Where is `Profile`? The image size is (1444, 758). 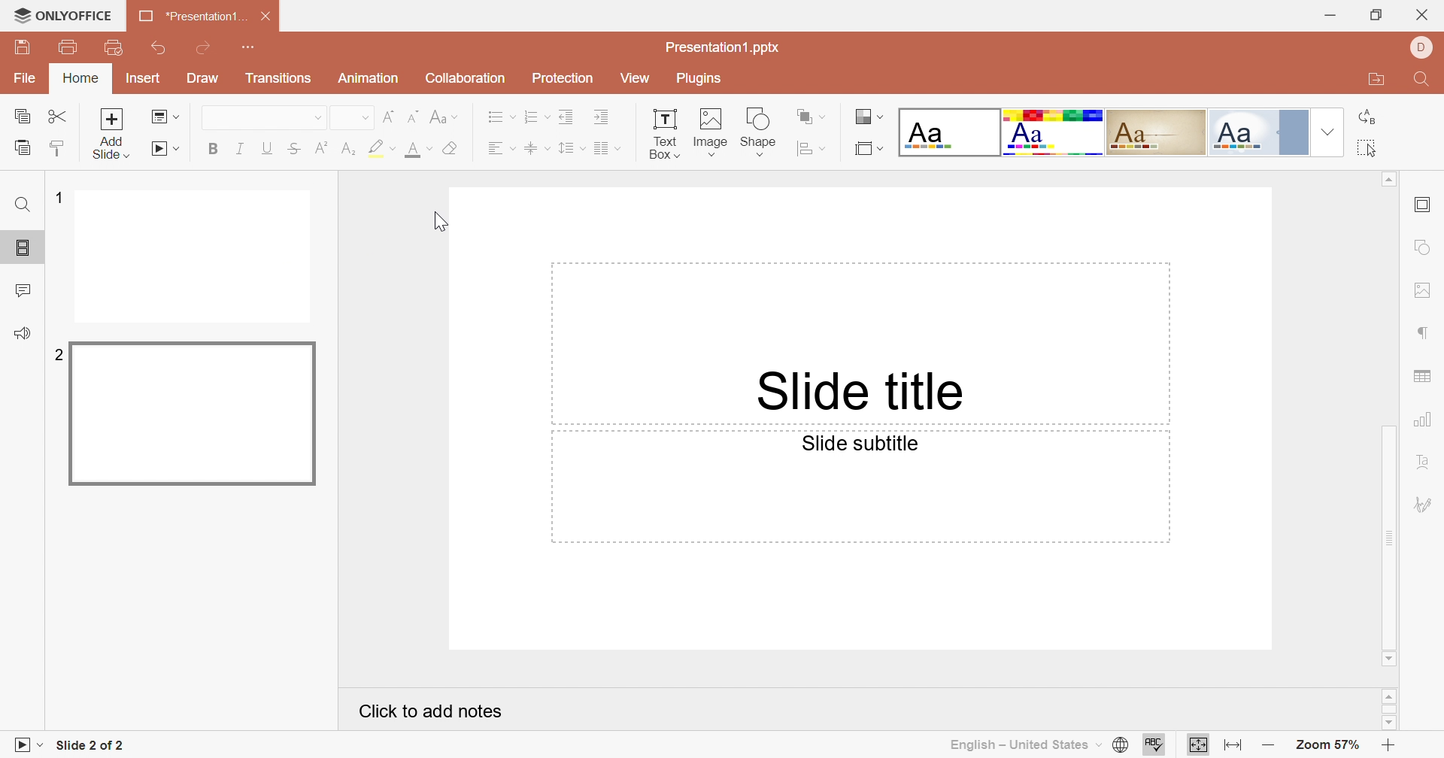
Profile is located at coordinates (1422, 49).